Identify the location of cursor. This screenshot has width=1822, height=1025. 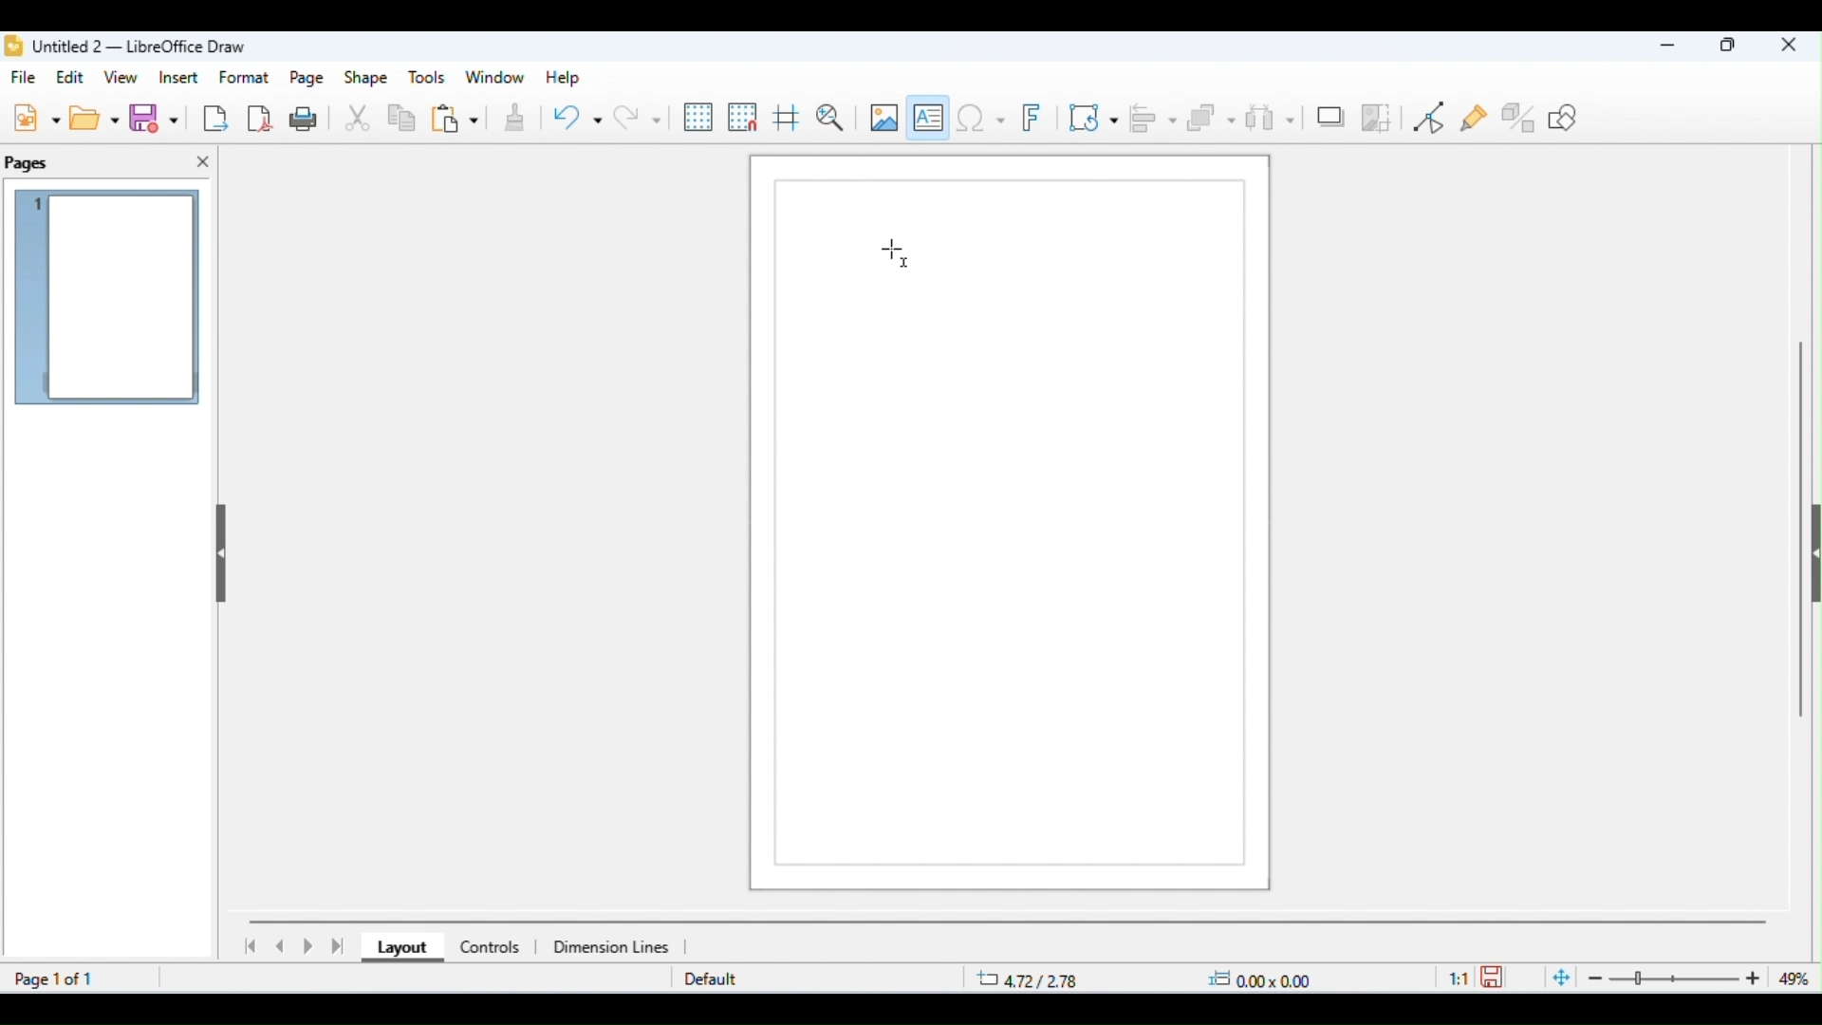
(896, 253).